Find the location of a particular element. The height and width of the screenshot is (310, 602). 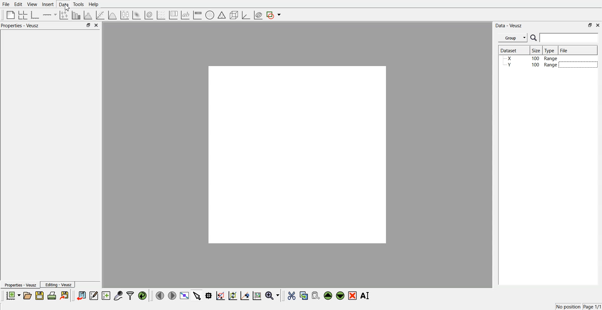

Open the document is located at coordinates (27, 296).